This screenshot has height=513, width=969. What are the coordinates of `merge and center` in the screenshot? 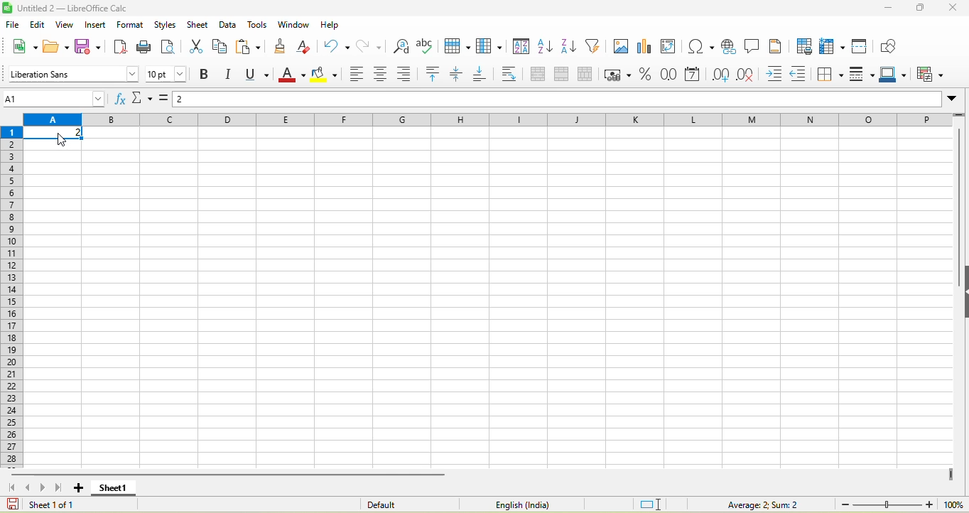 It's located at (543, 75).